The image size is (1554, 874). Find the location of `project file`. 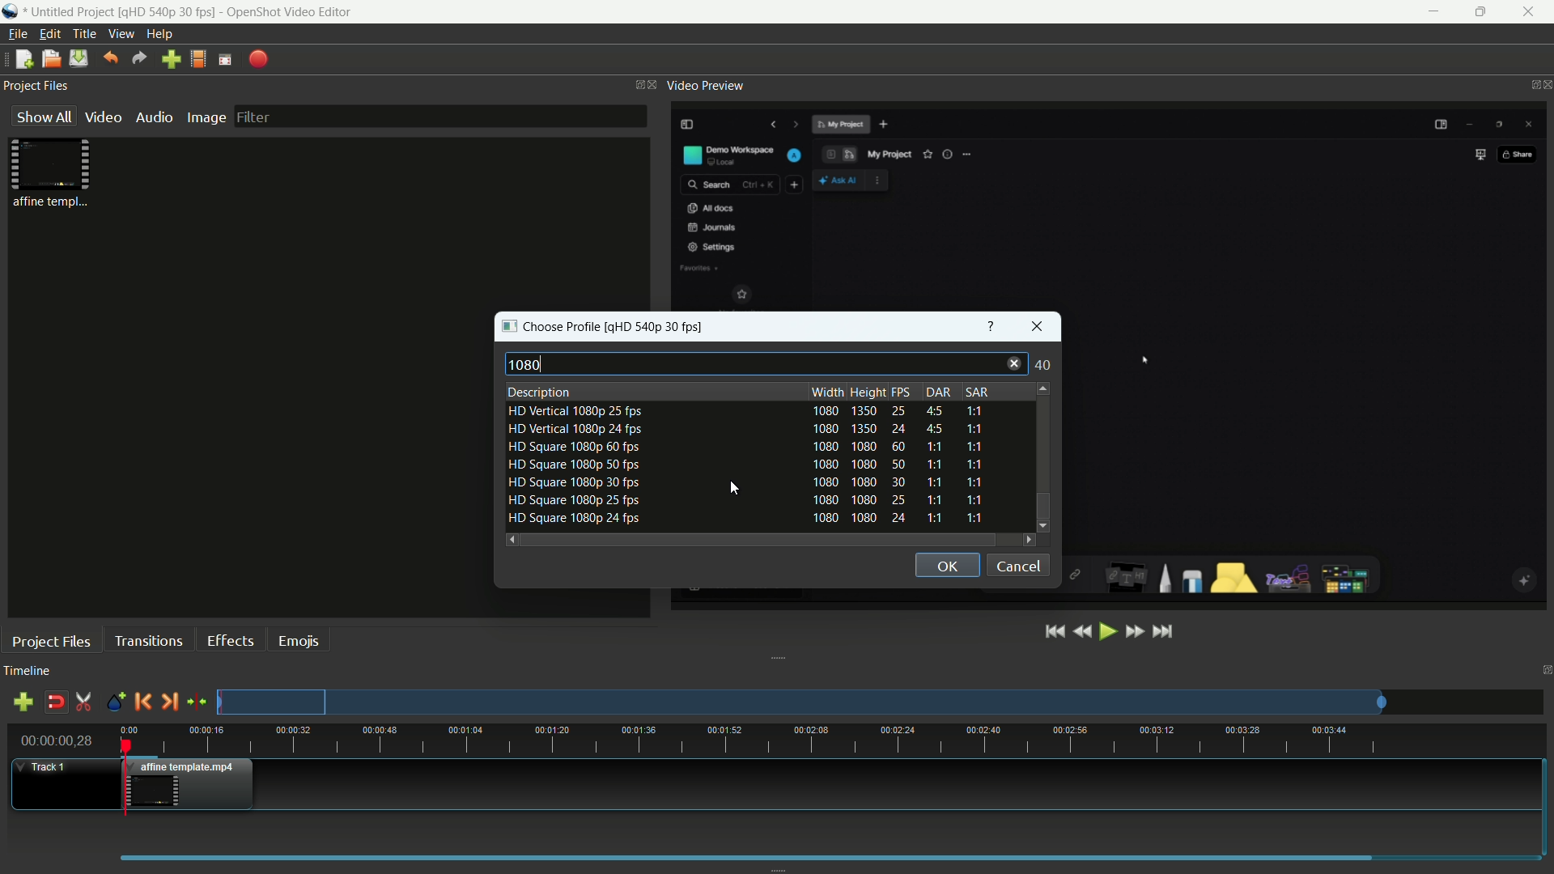

project file is located at coordinates (52, 172).